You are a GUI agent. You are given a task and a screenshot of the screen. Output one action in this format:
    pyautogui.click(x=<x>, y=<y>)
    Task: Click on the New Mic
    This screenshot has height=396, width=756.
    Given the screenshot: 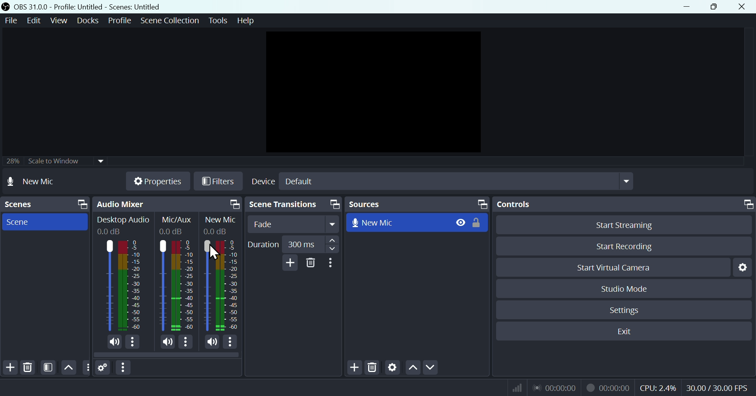 What is the action you would take?
    pyautogui.click(x=398, y=222)
    